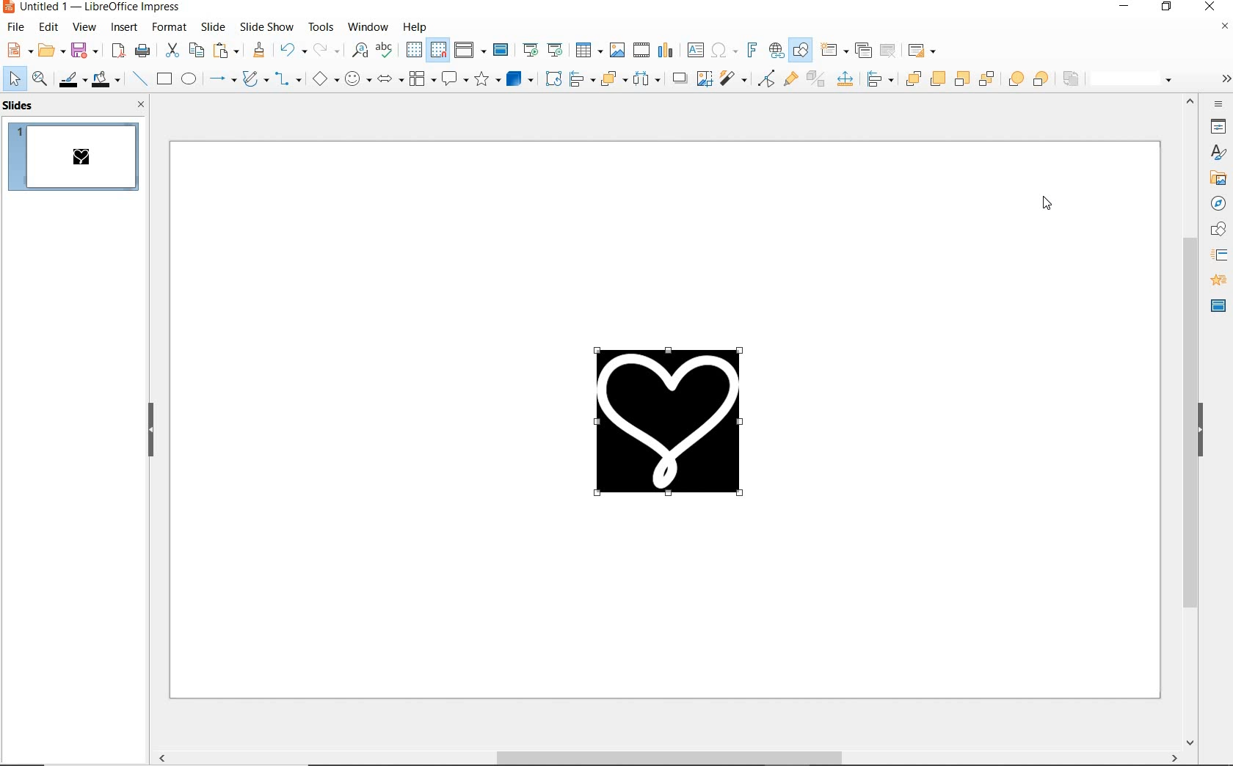 This screenshot has width=1233, height=766. I want to click on stars and banners, so click(486, 79).